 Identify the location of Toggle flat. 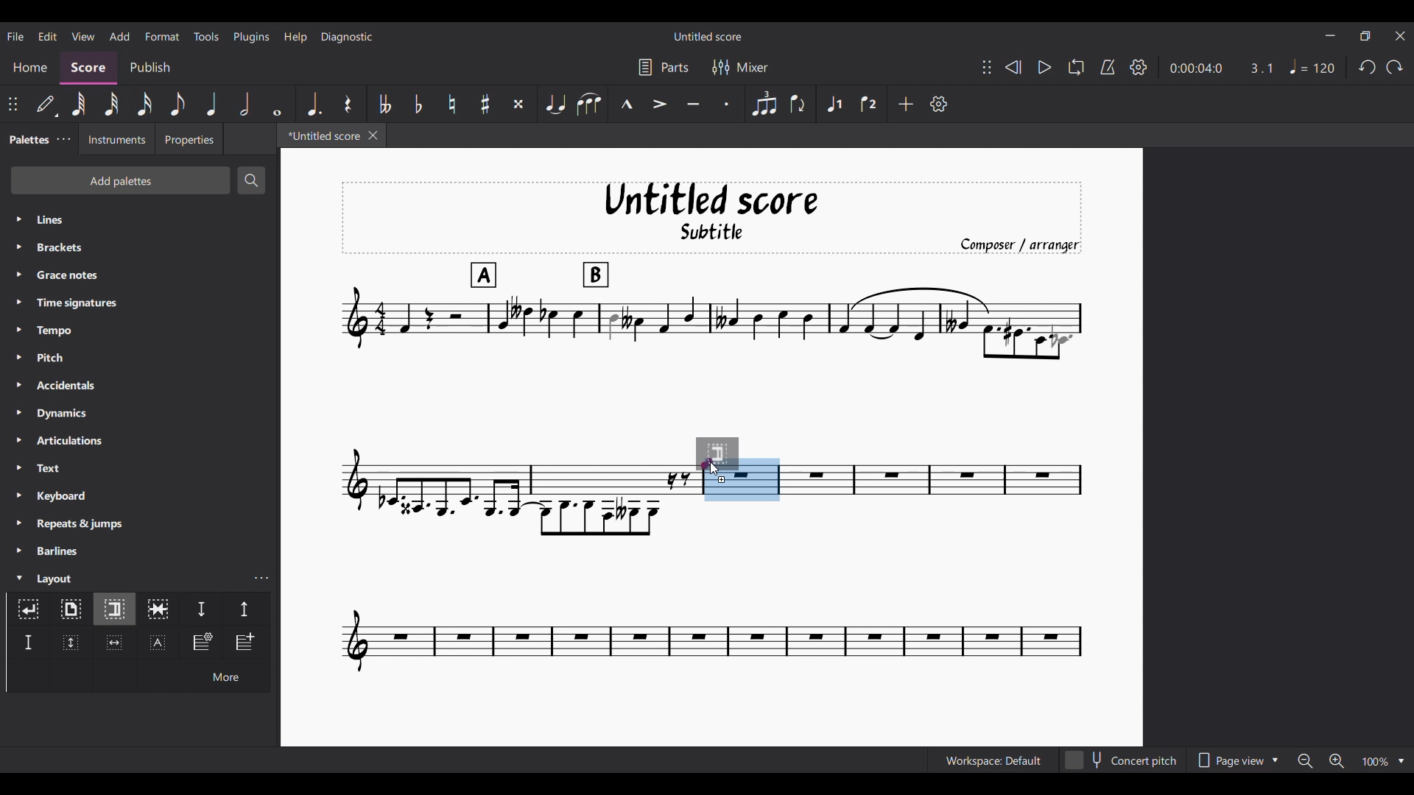
(418, 104).